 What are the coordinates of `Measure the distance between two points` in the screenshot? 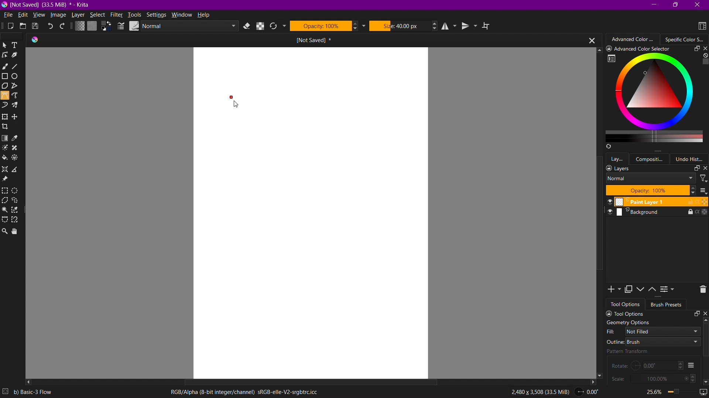 It's located at (17, 169).